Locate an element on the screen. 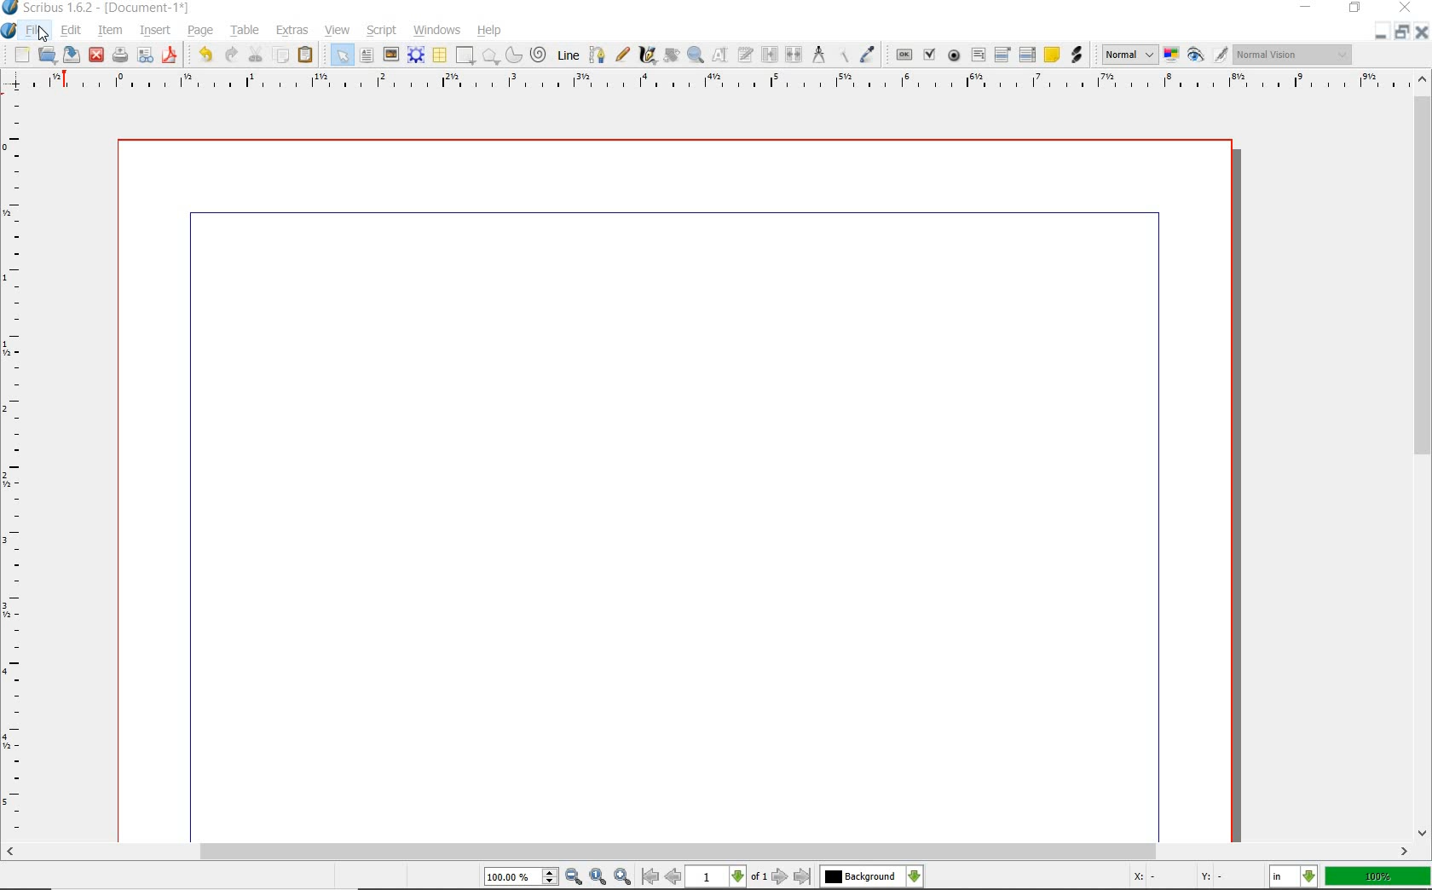  edit text with story editor is located at coordinates (746, 55).